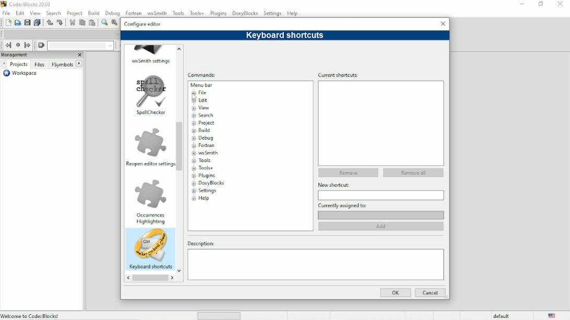 The height and width of the screenshot is (320, 570). Describe the element at coordinates (204, 75) in the screenshot. I see `Commands` at that location.